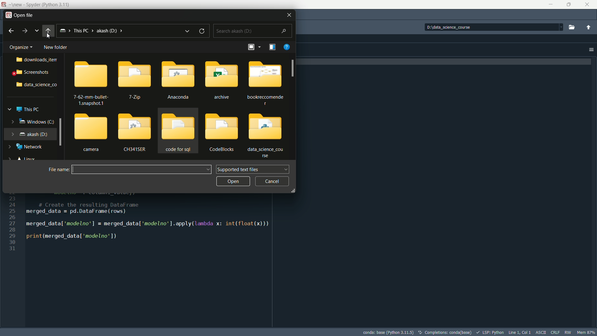 The height and width of the screenshot is (336, 597). Describe the element at coordinates (208, 170) in the screenshot. I see `dropdown` at that location.